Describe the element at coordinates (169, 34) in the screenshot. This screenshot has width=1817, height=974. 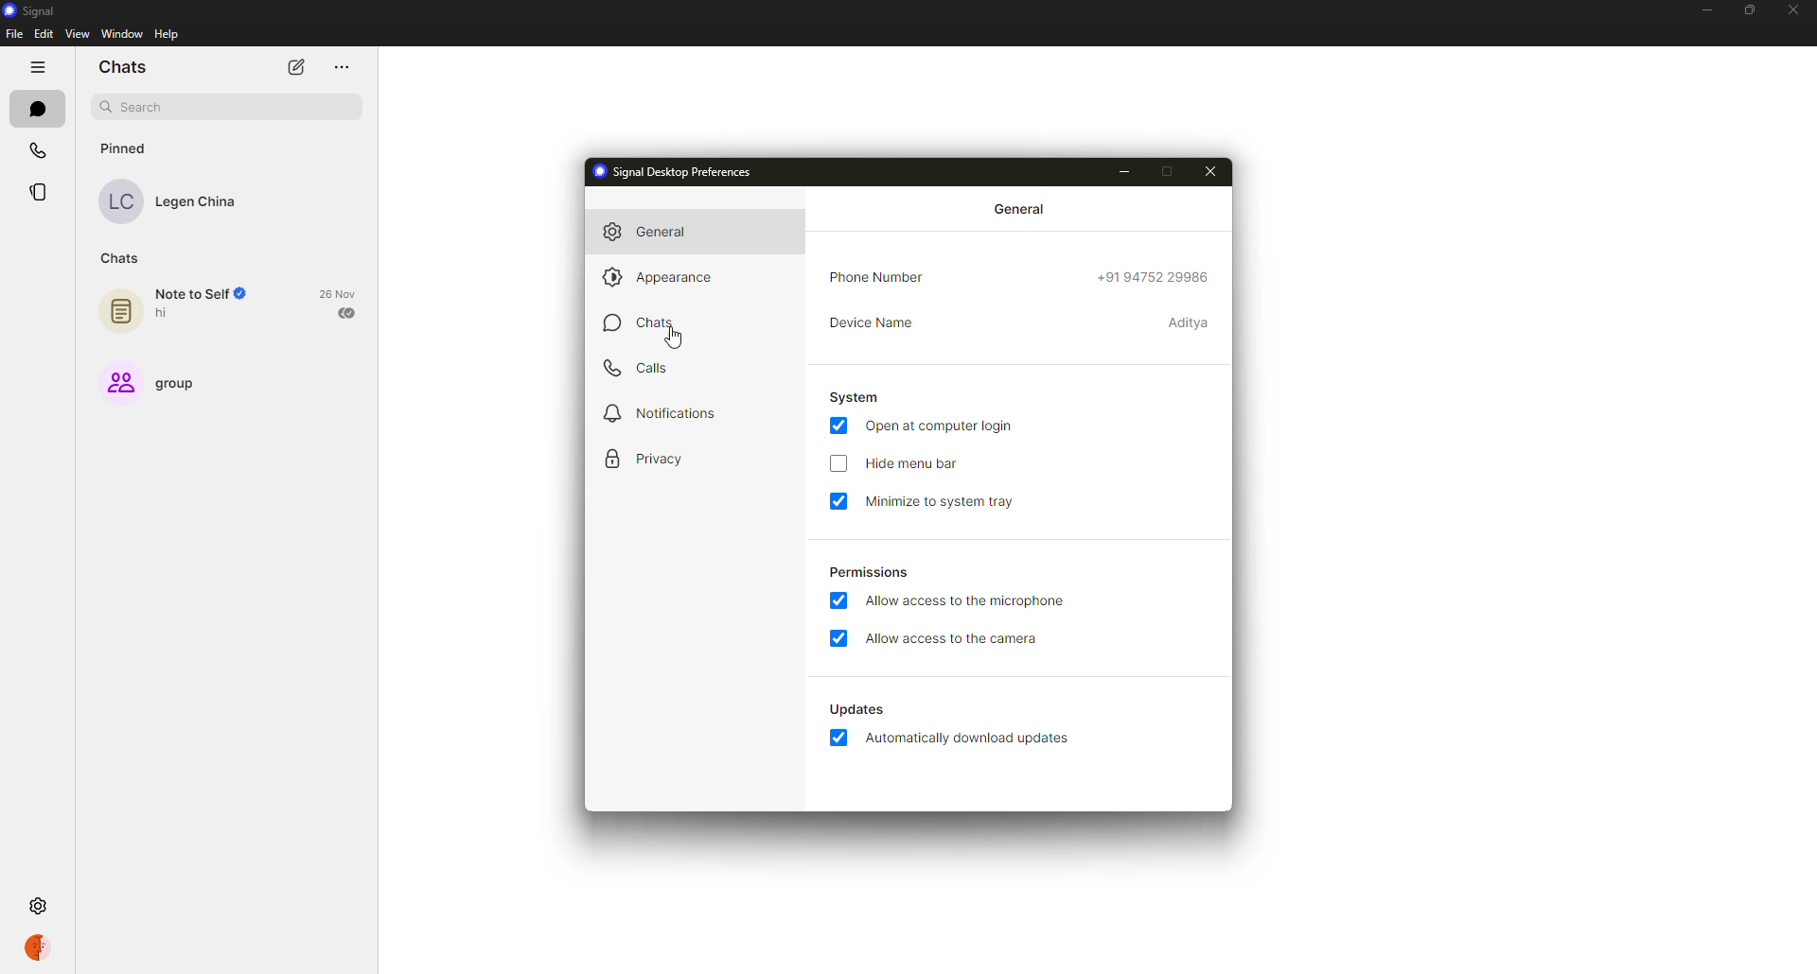
I see `help` at that location.